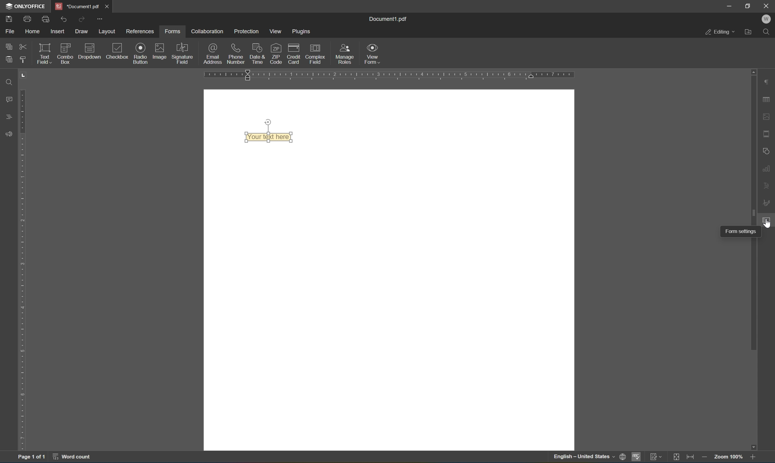  I want to click on file, so click(9, 31).